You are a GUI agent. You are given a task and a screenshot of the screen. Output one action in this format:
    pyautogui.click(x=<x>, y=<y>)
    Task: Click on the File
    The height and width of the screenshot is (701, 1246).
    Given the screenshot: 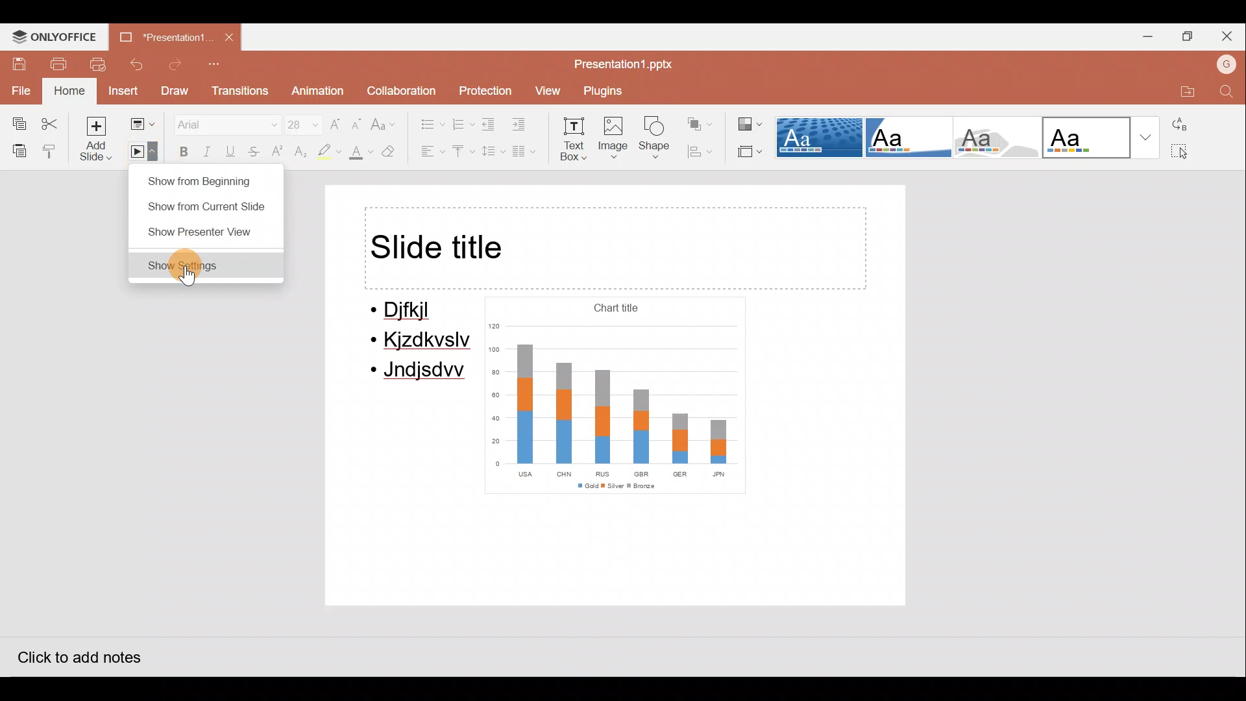 What is the action you would take?
    pyautogui.click(x=18, y=93)
    